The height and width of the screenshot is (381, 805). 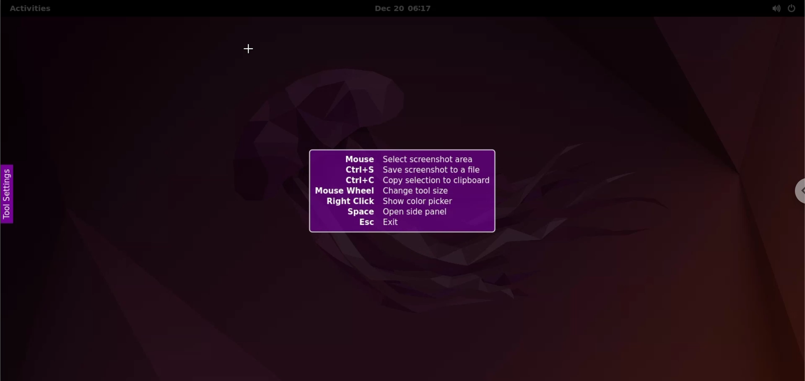 I want to click on cursor, so click(x=250, y=49).